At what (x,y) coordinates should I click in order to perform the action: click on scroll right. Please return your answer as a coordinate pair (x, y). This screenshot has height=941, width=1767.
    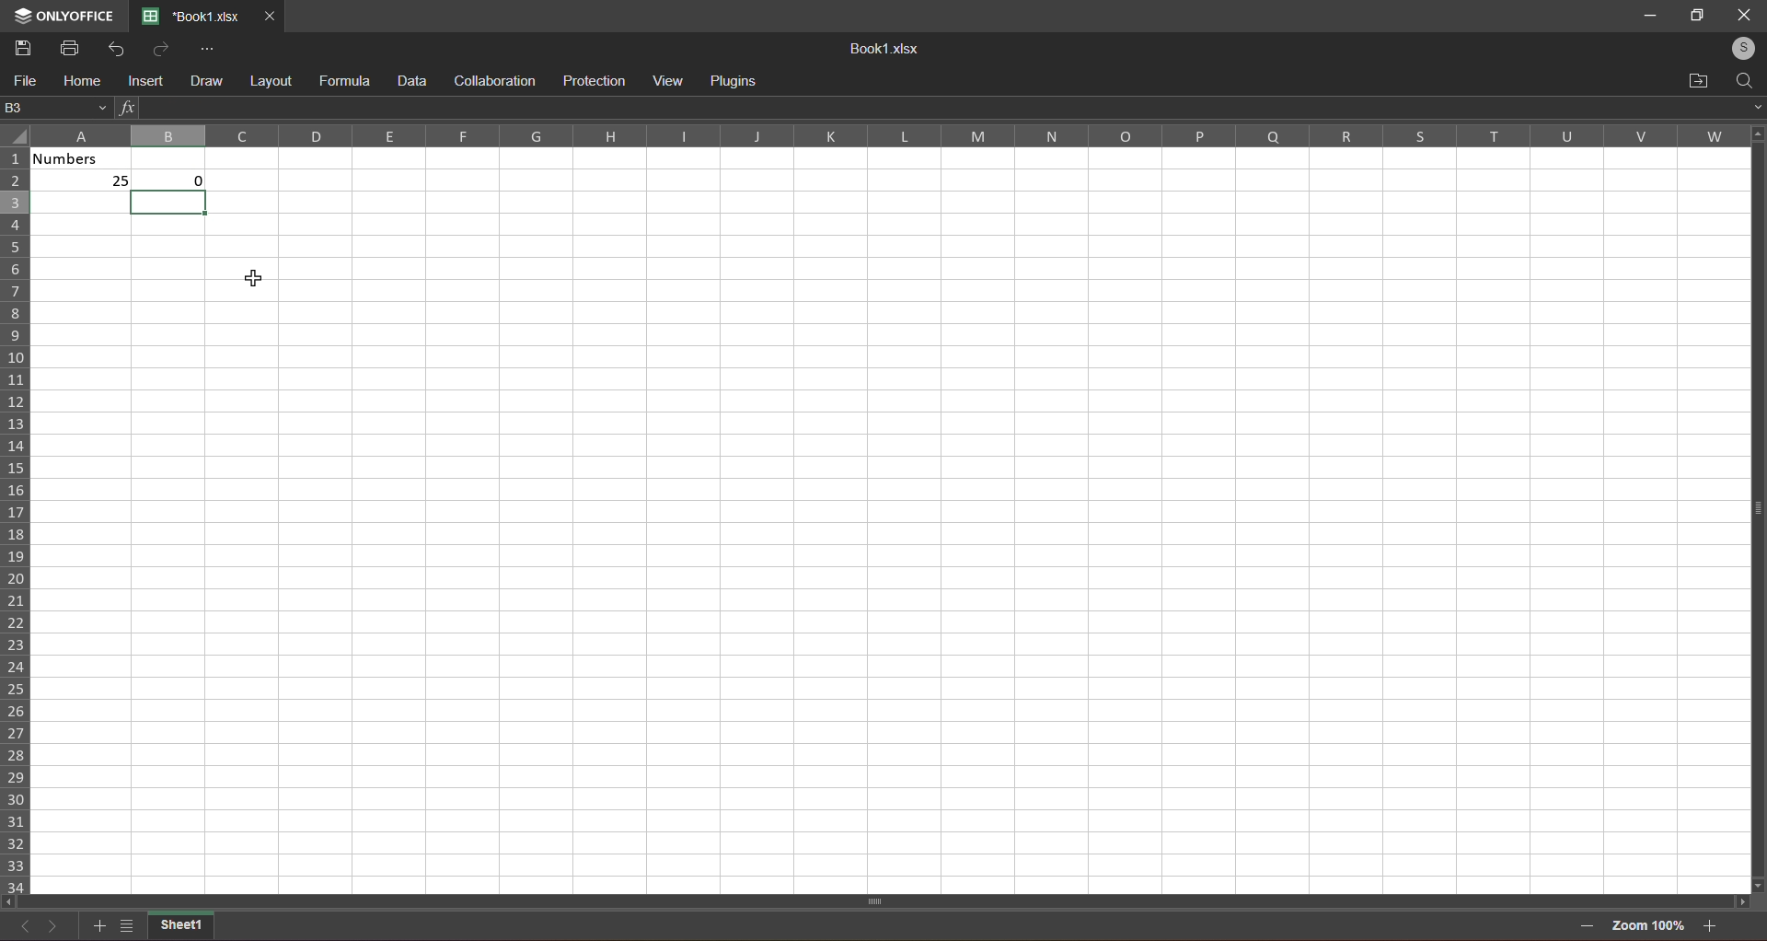
    Looking at the image, I should click on (1738, 904).